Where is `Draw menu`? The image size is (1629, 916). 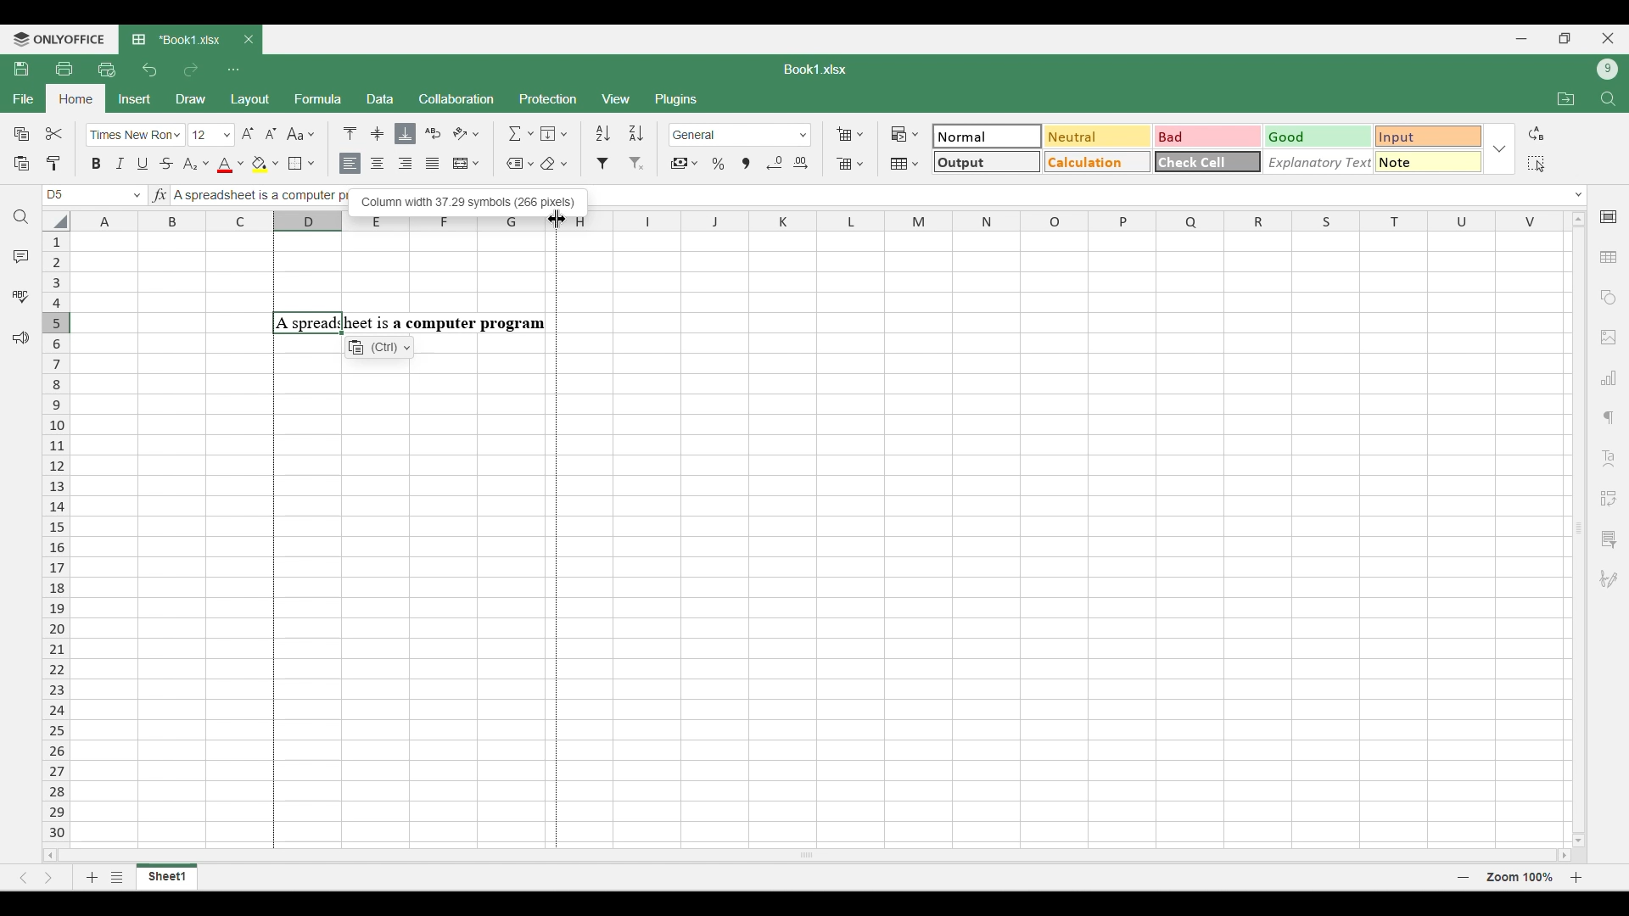 Draw menu is located at coordinates (192, 98).